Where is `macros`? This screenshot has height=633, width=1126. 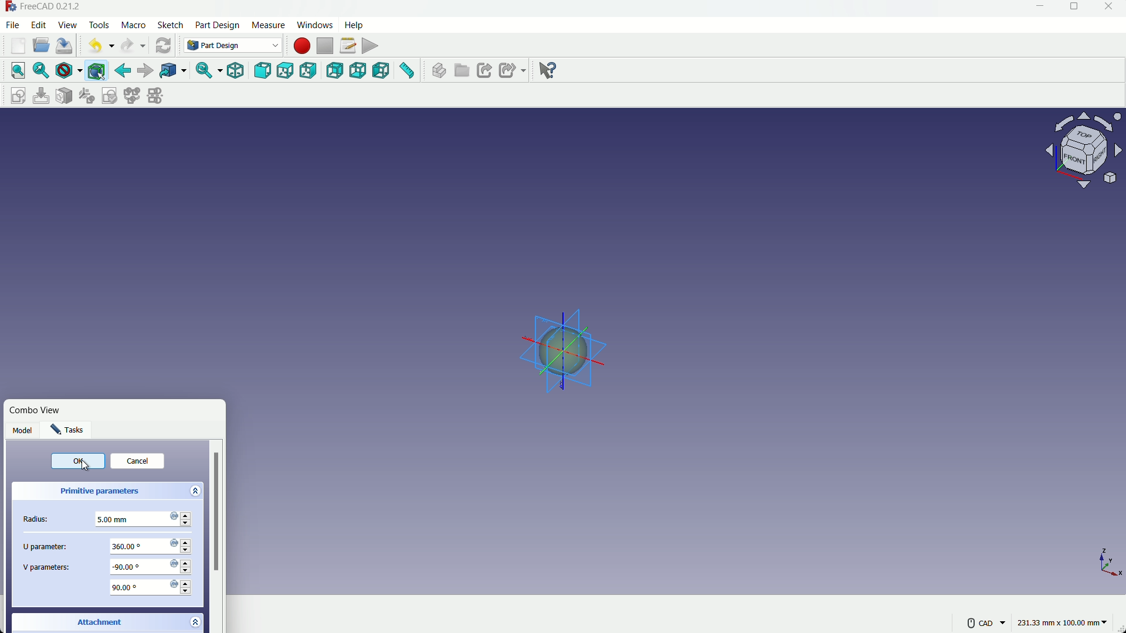 macros is located at coordinates (133, 25).